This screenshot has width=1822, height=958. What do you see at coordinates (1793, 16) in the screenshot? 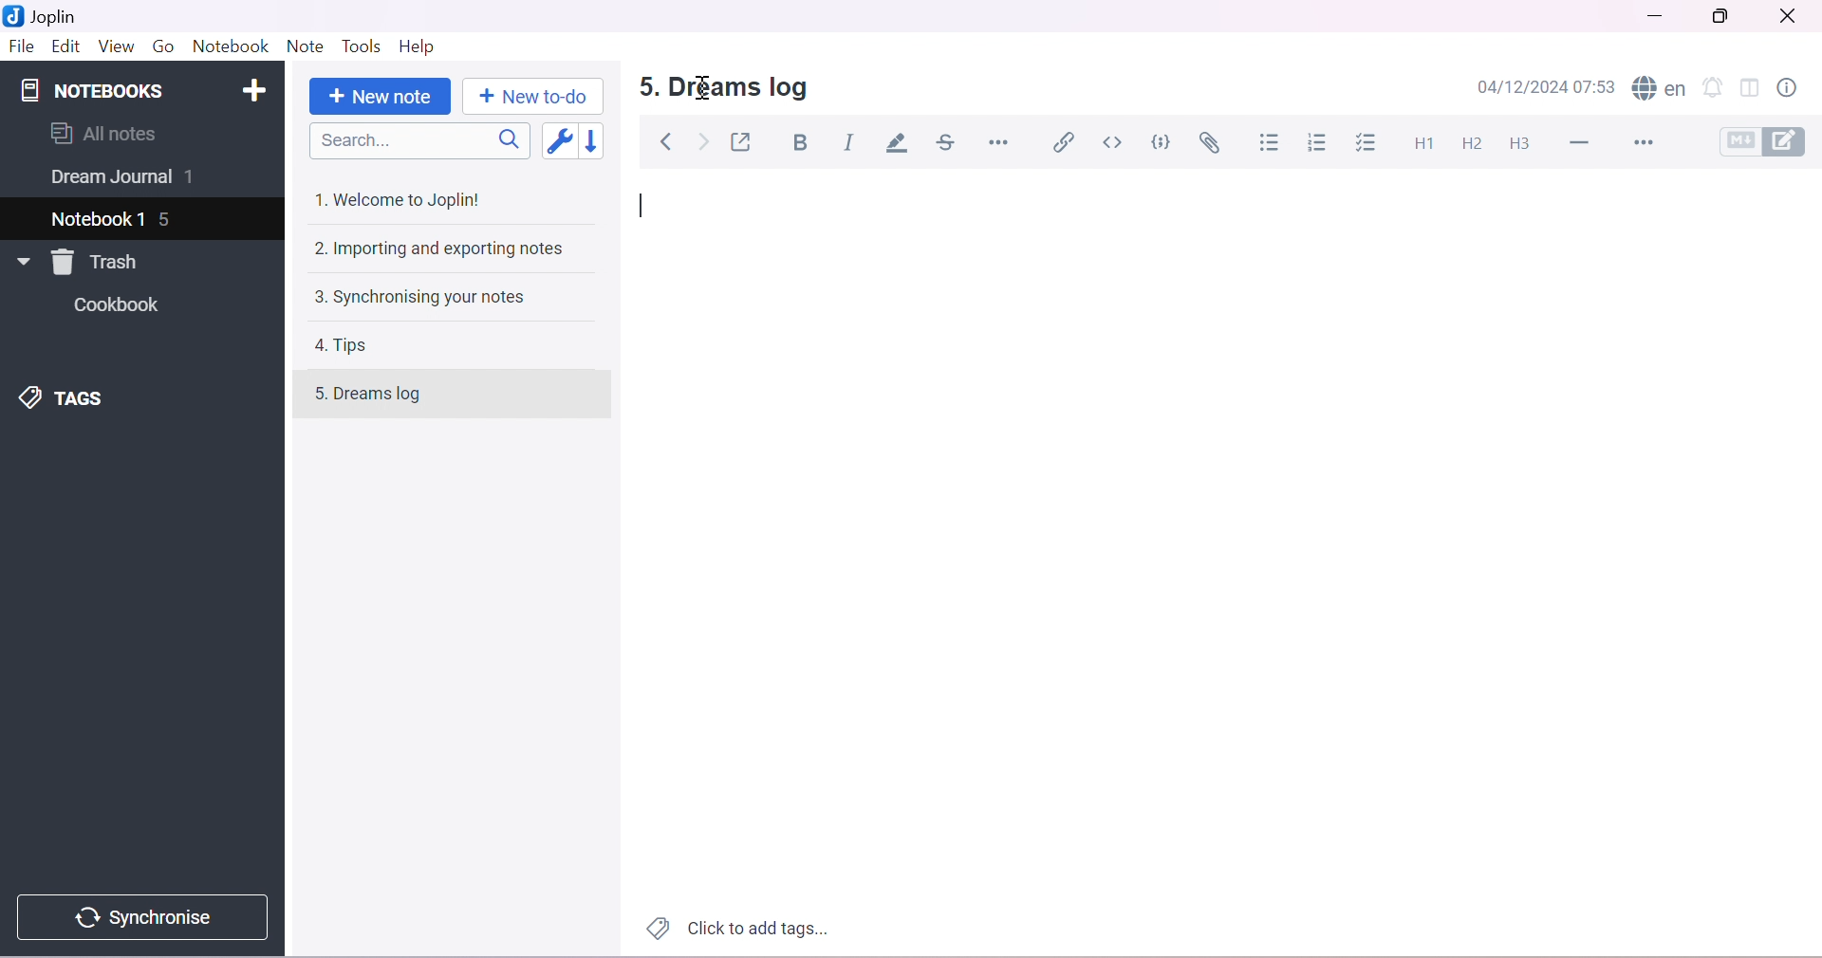
I see `Close` at bounding box center [1793, 16].